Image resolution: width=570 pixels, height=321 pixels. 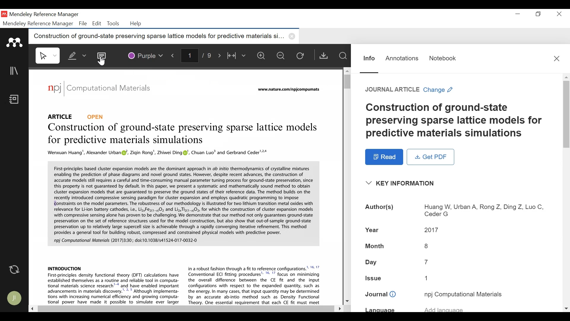 I want to click on Abstract and Introduction of Title: Construction of ground-state preserving sparse lattice models for predictive materials simulations, so click(x=182, y=226).